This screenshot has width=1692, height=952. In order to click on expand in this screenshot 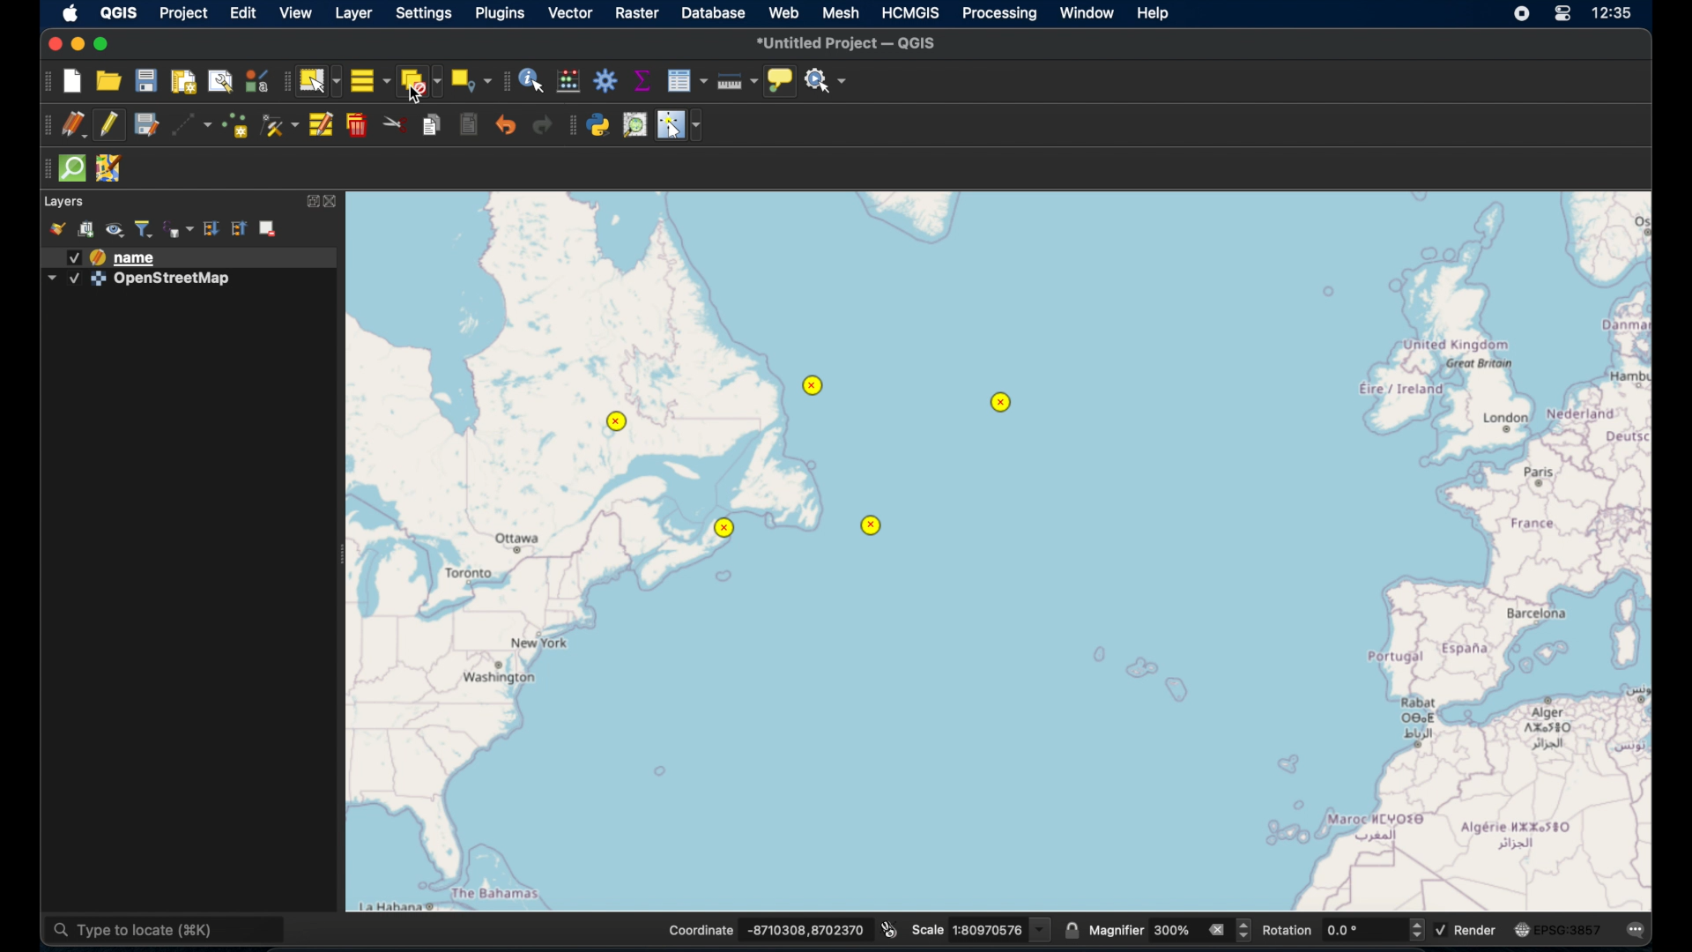, I will do `click(311, 202)`.